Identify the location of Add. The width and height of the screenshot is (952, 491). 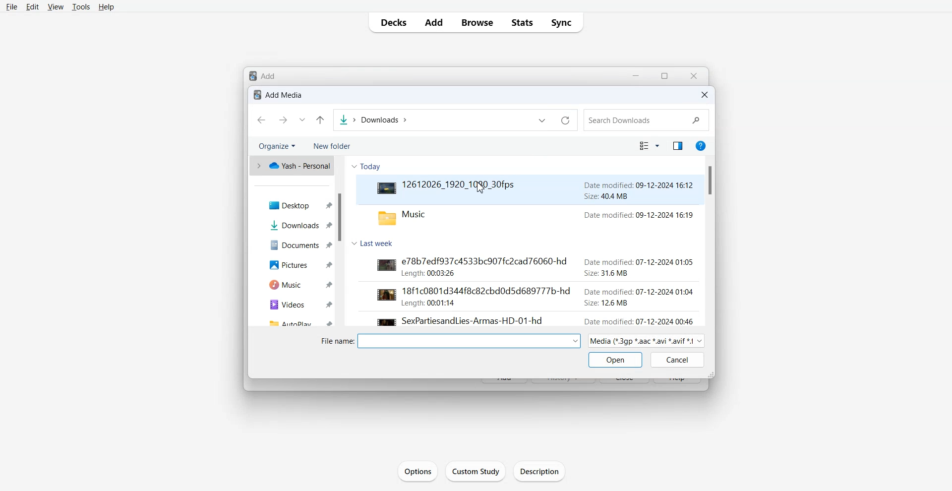
(434, 22).